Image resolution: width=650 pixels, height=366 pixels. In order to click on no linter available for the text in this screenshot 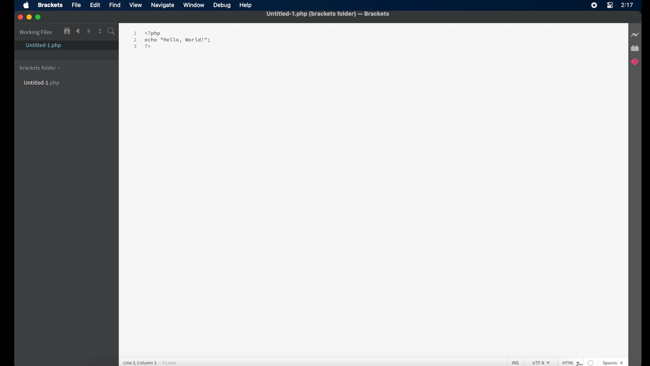, I will do `click(591, 362)`.